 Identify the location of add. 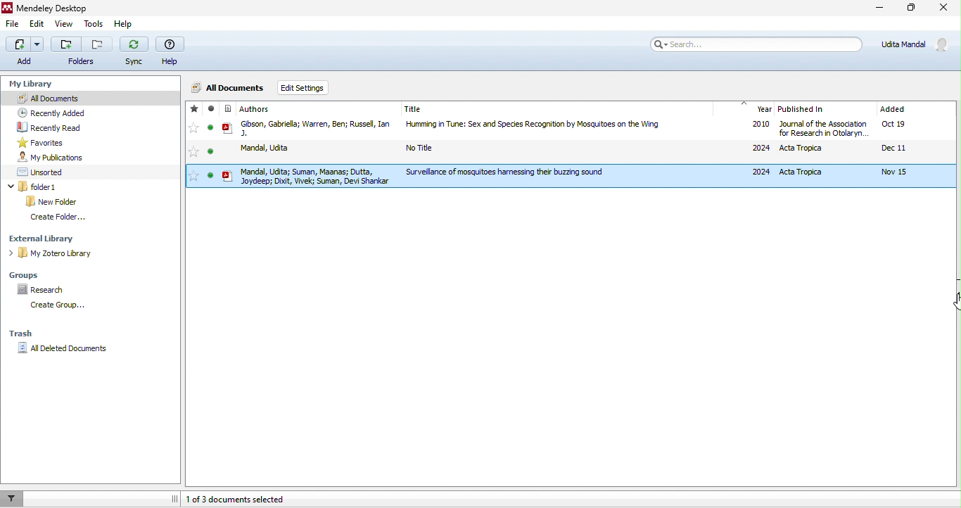
(25, 53).